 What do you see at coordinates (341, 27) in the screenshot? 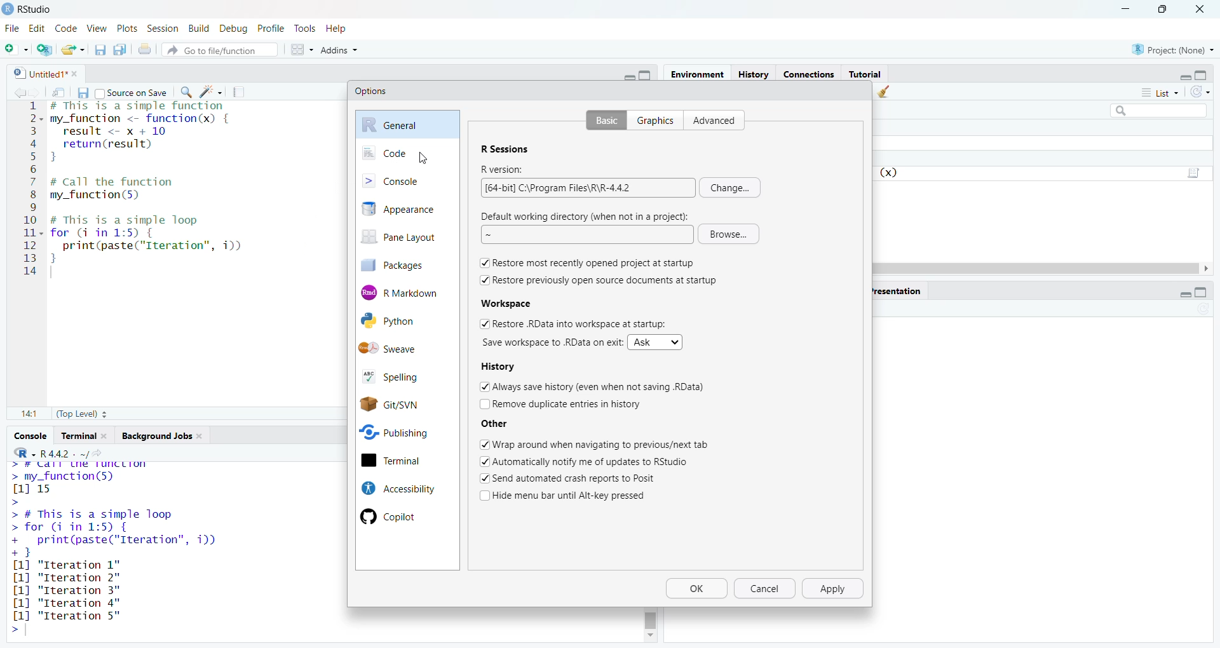
I see `help` at bounding box center [341, 27].